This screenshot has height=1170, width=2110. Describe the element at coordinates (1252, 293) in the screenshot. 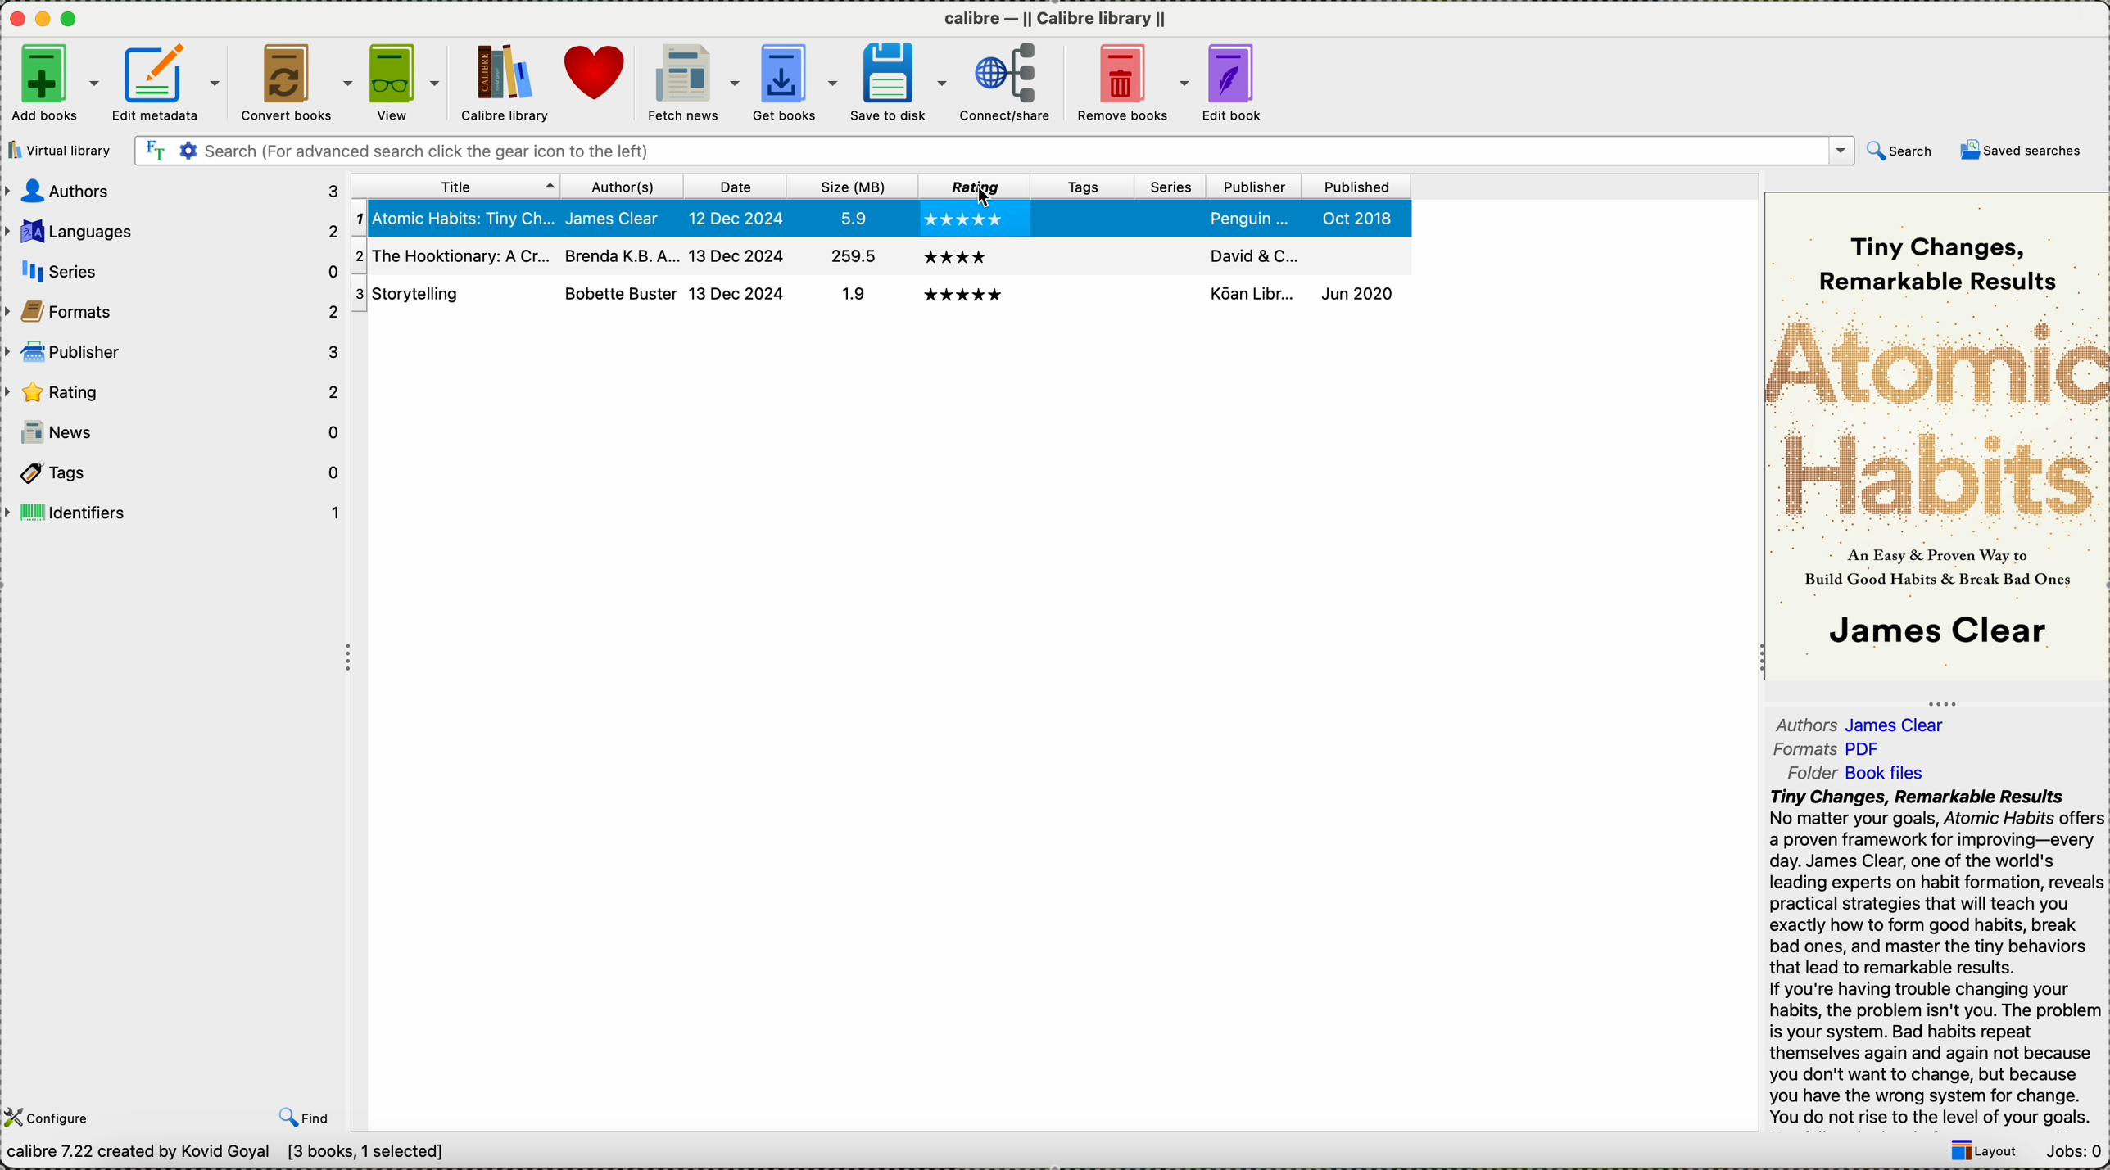

I see `koan libr...` at that location.